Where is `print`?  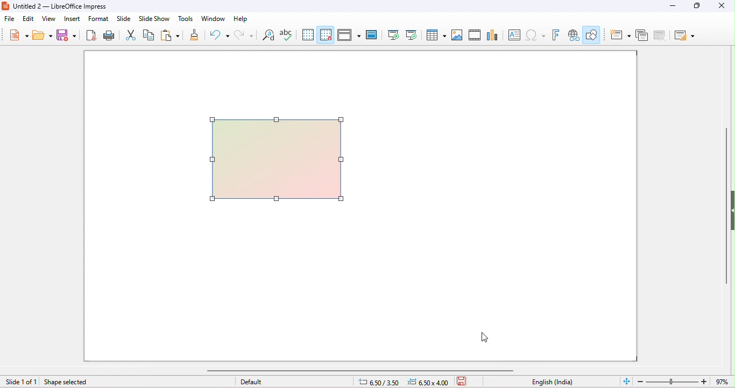
print is located at coordinates (108, 34).